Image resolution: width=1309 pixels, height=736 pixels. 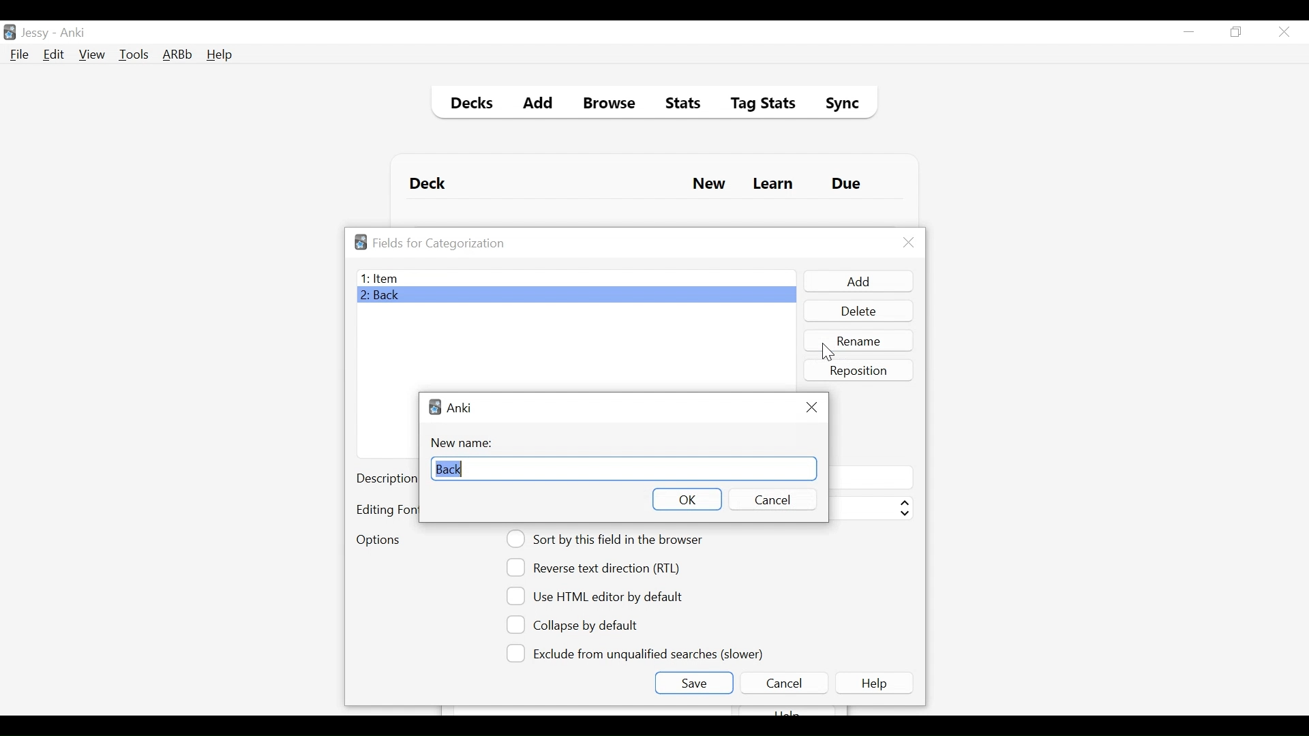 I want to click on Back, so click(x=384, y=296).